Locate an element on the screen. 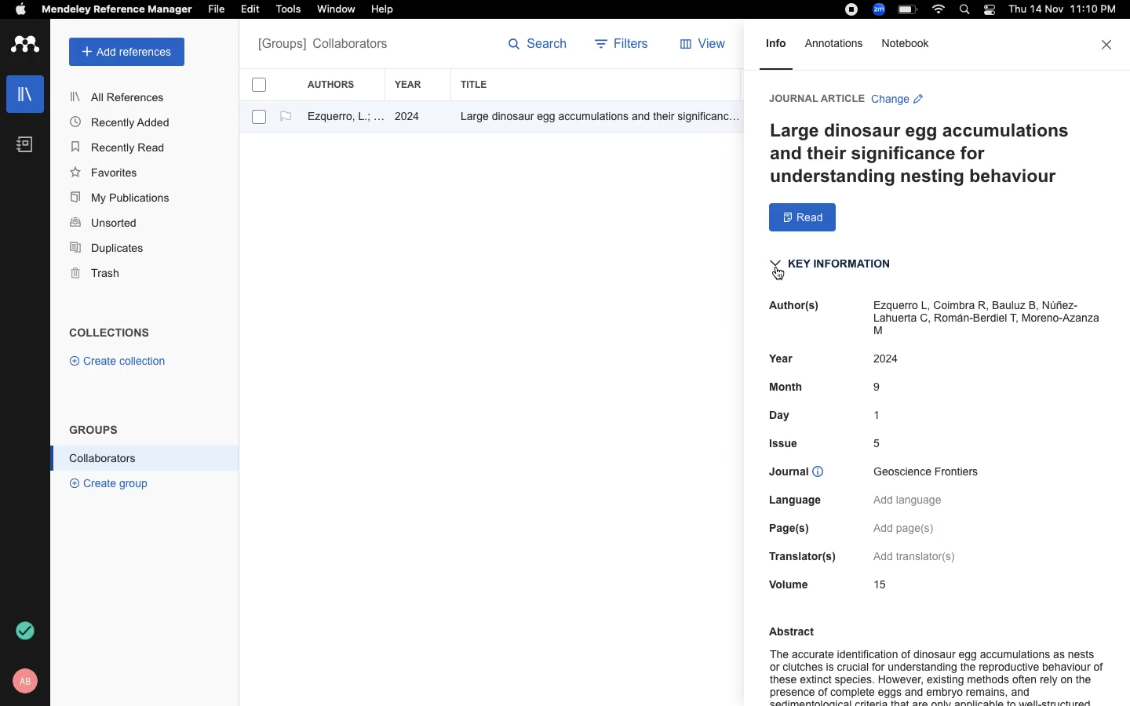 The height and width of the screenshot is (706, 1130). Mendeley Reference Manager is located at coordinates (117, 10).